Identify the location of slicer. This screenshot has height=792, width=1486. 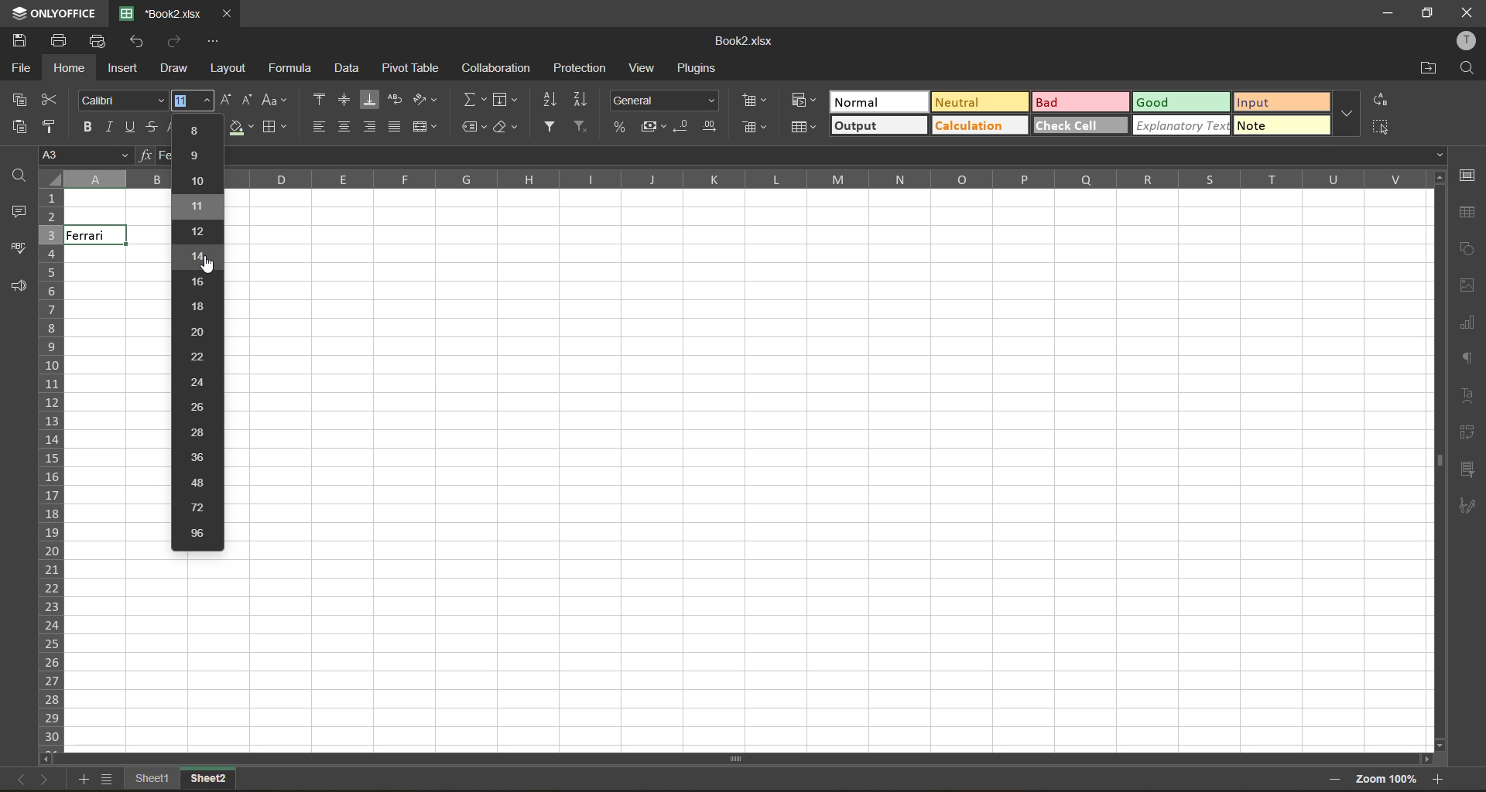
(1468, 469).